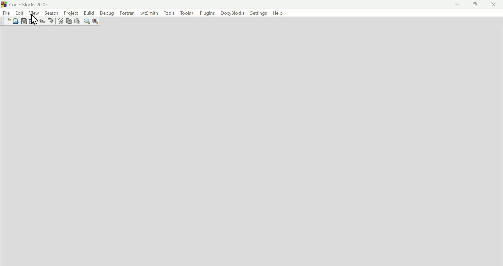 This screenshot has width=503, height=266. Describe the element at coordinates (34, 13) in the screenshot. I see `View` at that location.